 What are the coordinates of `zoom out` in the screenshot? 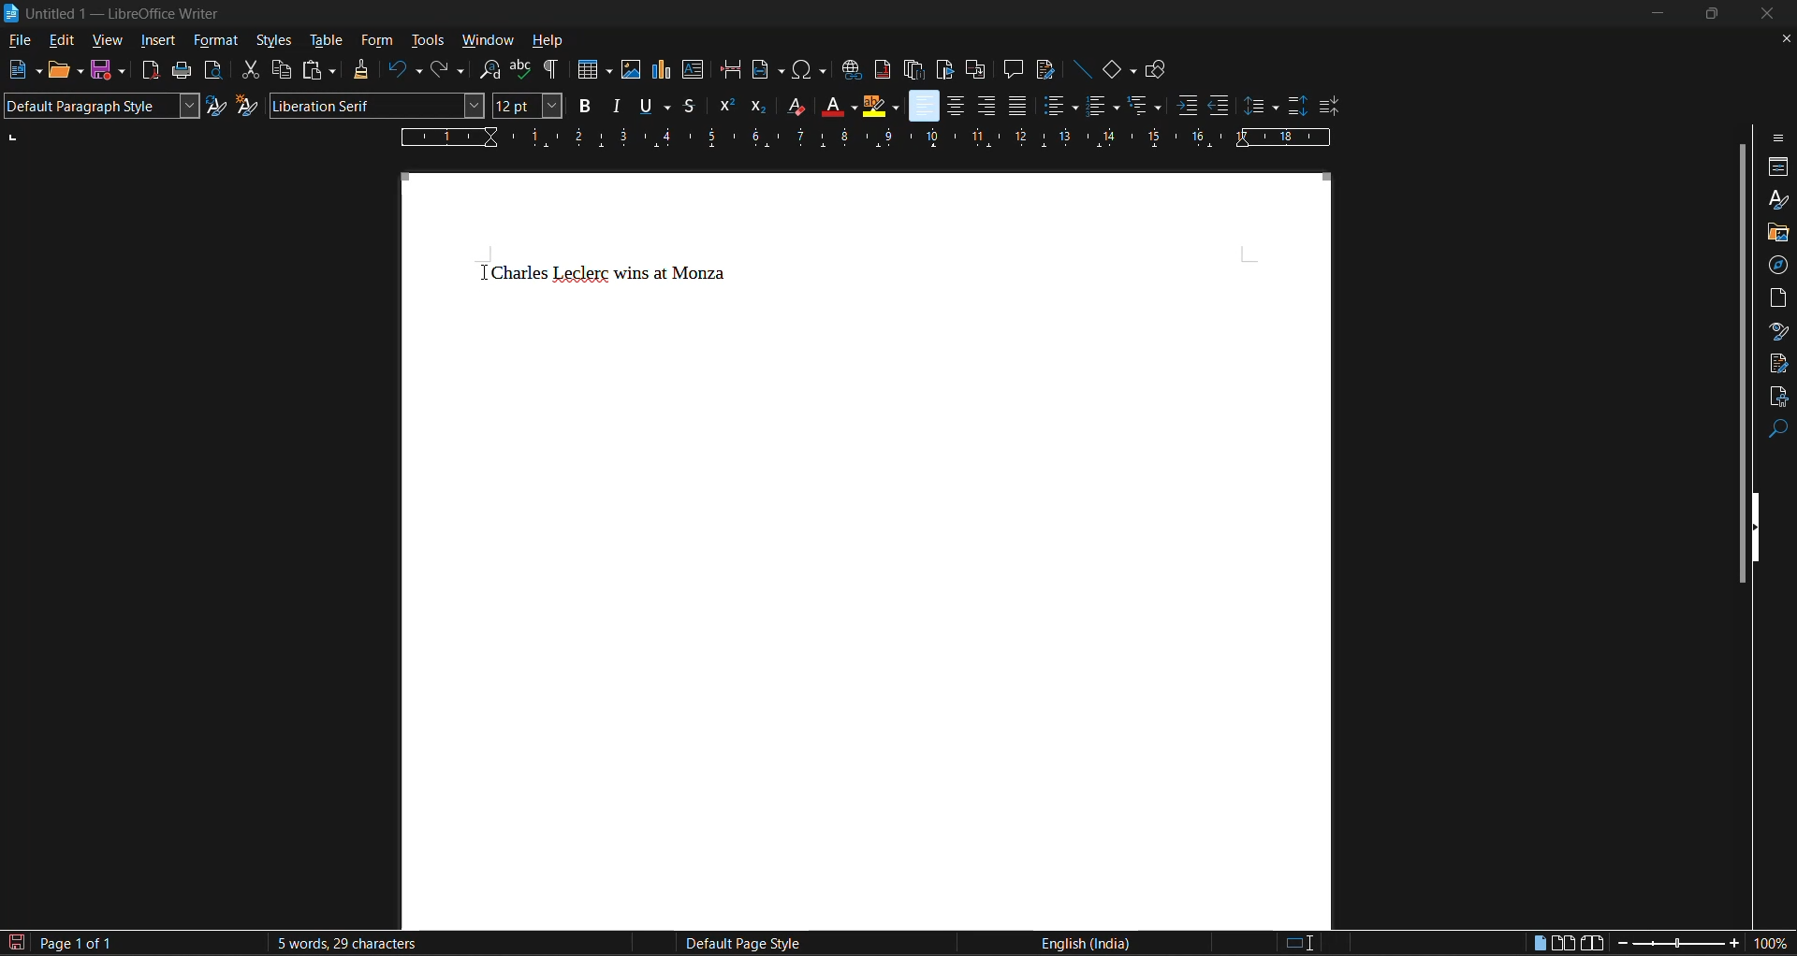 It's located at (1617, 945).